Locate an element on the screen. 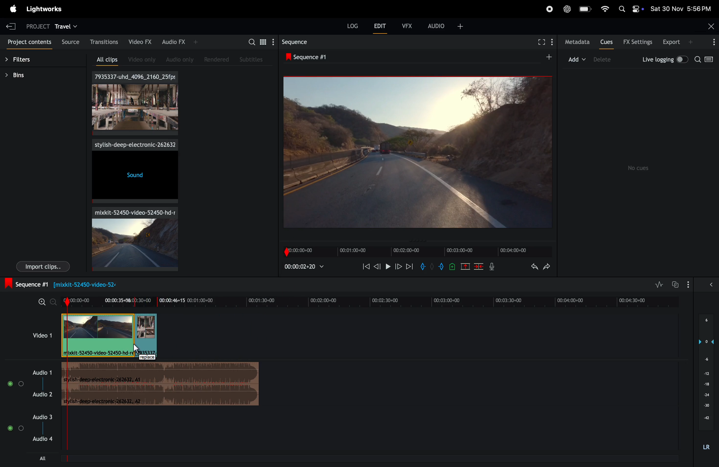 The height and width of the screenshot is (467, 719). video clip is located at coordinates (131, 238).